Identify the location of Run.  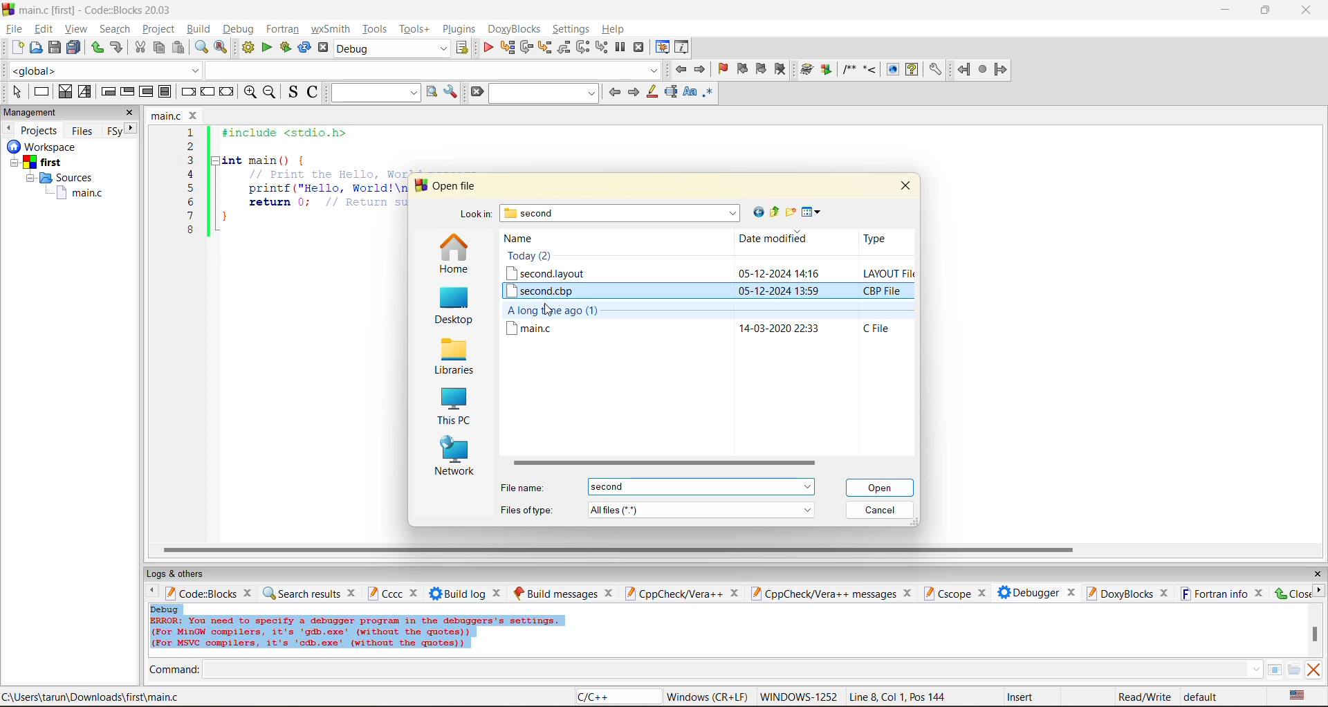
(827, 69).